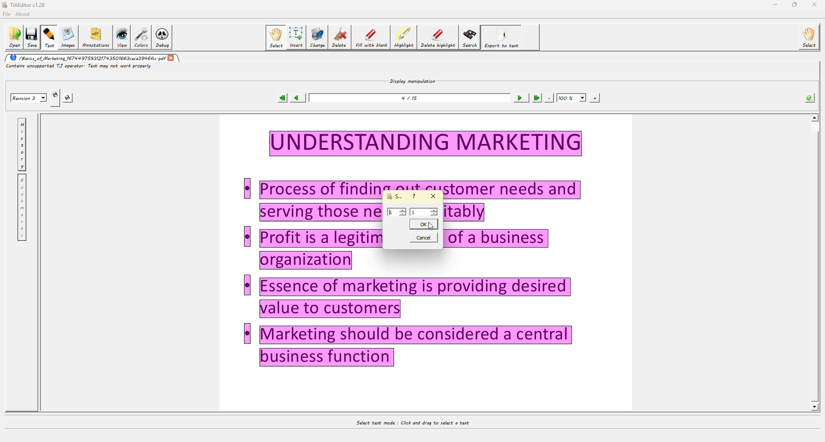  I want to click on debug, so click(162, 37).